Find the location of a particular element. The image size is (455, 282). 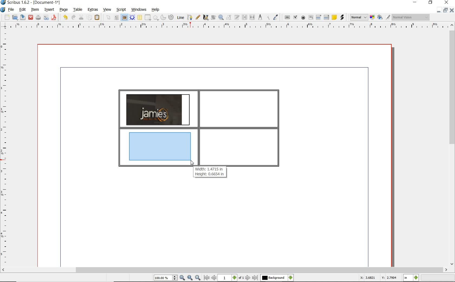

view  is located at coordinates (108, 10).